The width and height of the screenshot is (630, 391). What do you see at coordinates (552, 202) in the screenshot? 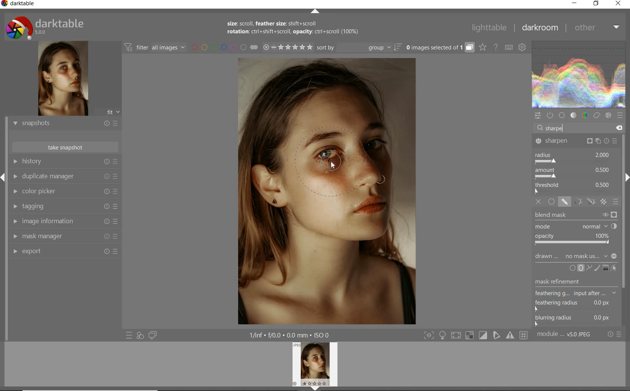
I see `UNIFORMLY` at bounding box center [552, 202].